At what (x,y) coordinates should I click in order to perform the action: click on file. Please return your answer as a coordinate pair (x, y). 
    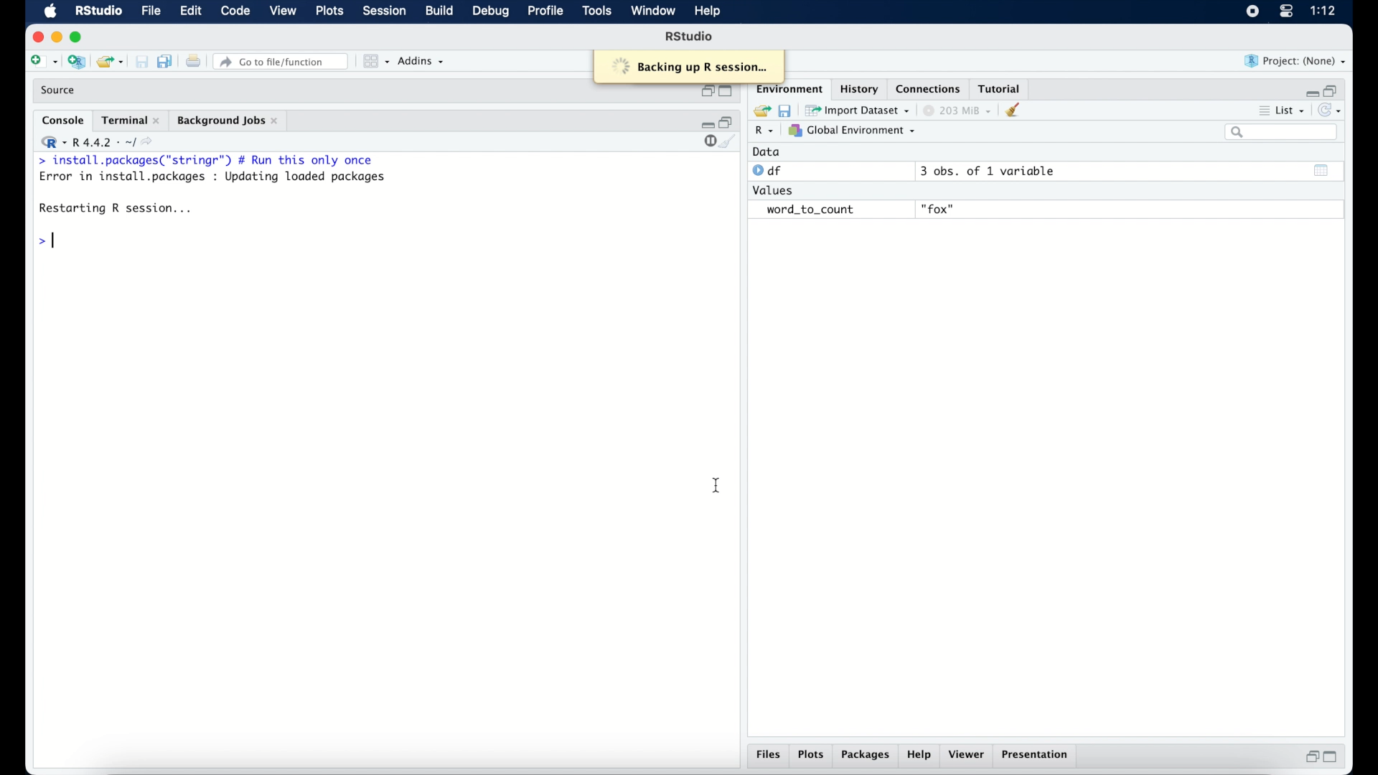
    Looking at the image, I should click on (152, 11).